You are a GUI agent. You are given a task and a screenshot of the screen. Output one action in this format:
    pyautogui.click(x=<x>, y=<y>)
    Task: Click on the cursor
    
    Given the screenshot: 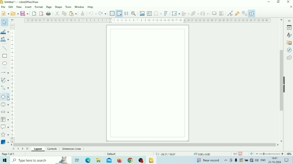 What is the action you would take?
    pyautogui.click(x=9, y=99)
    